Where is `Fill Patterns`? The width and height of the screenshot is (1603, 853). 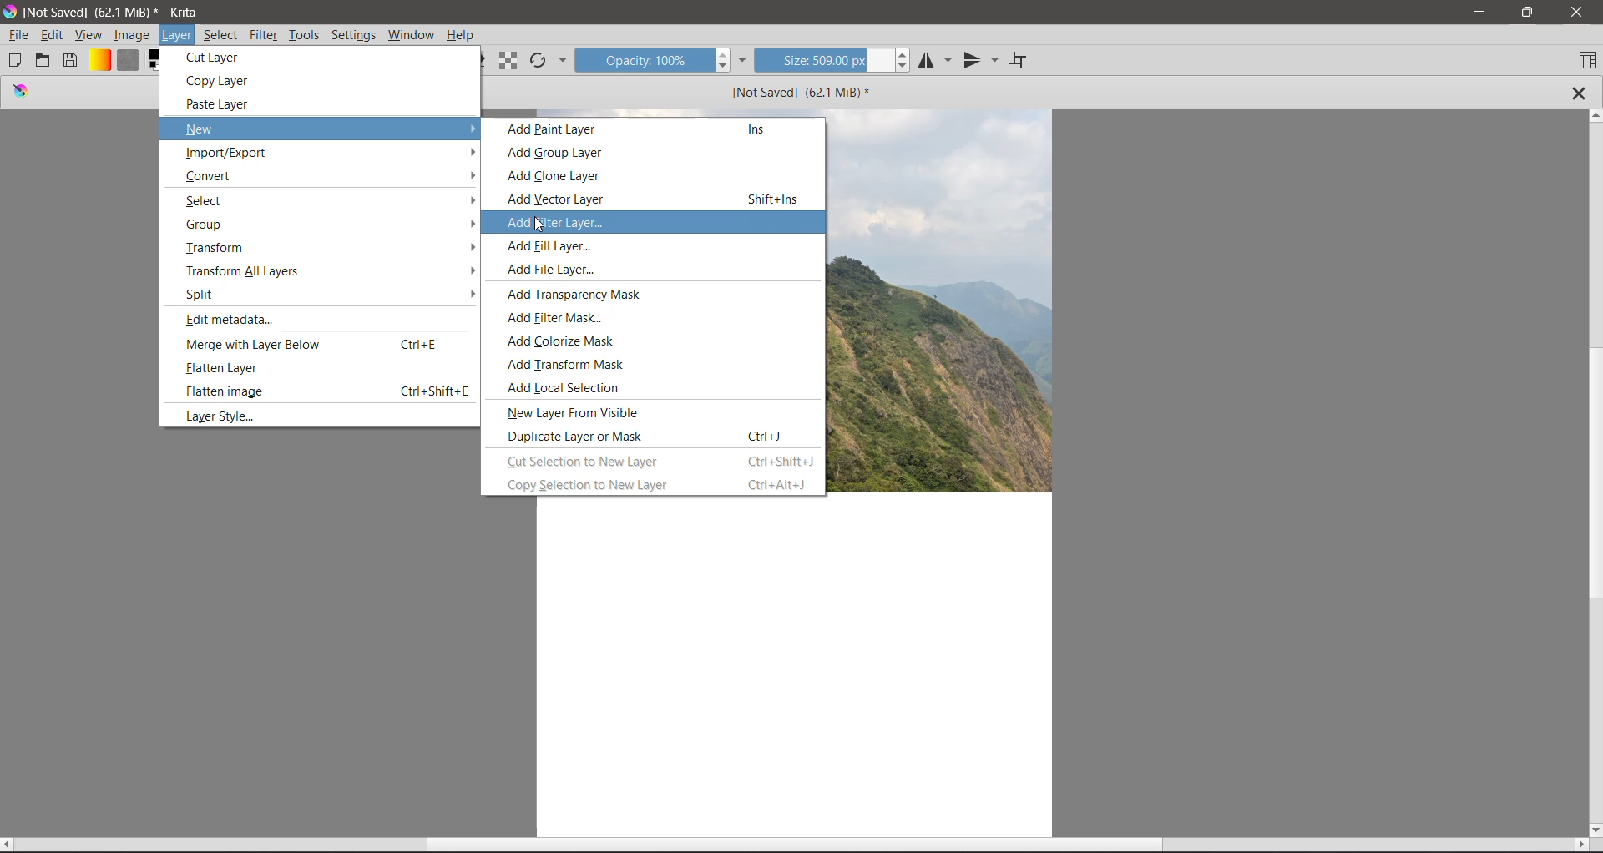
Fill Patterns is located at coordinates (128, 60).